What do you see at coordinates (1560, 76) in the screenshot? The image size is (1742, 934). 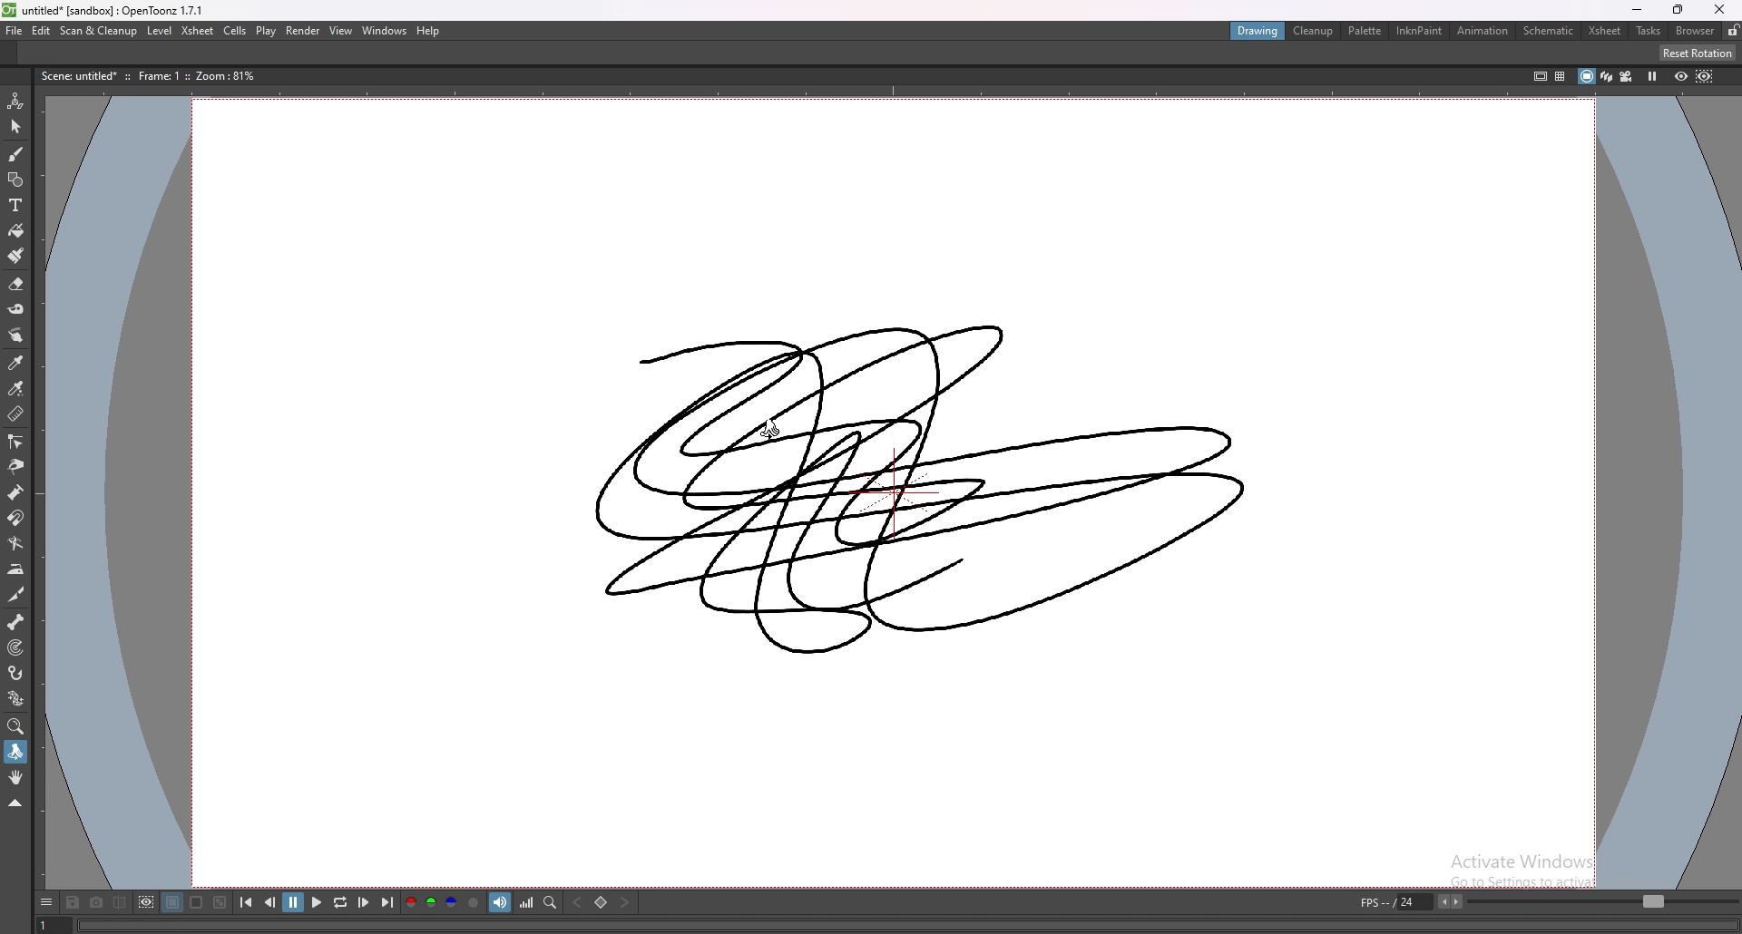 I see `field guide` at bounding box center [1560, 76].